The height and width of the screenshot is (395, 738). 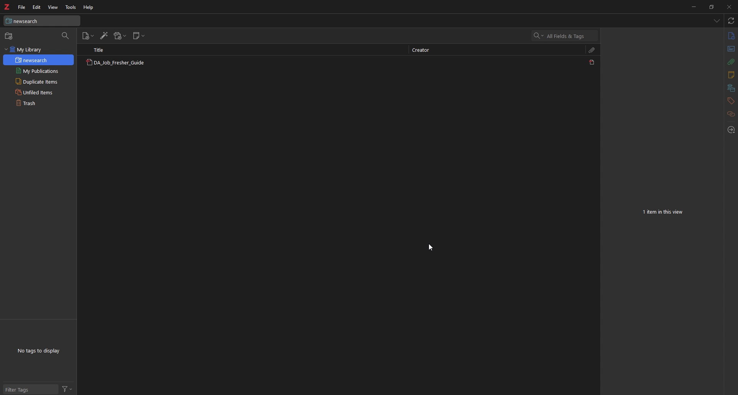 What do you see at coordinates (38, 92) in the screenshot?
I see `unfiled items` at bounding box center [38, 92].